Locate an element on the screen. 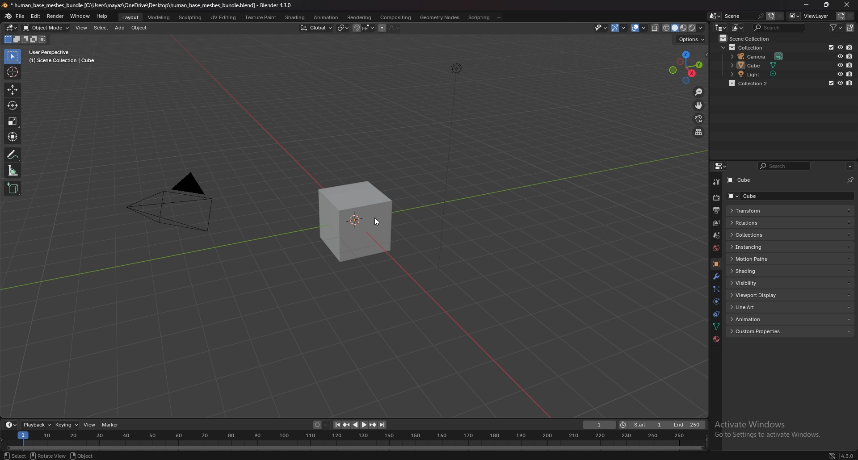  auto keying is located at coordinates (322, 425).